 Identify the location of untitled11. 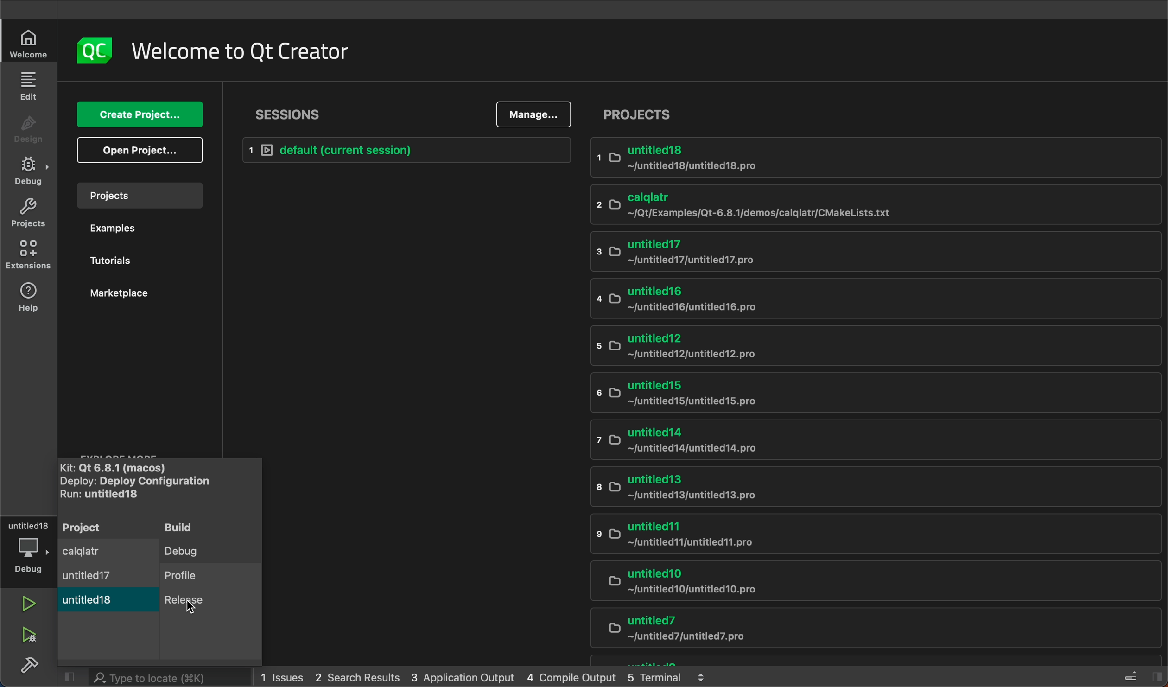
(845, 535).